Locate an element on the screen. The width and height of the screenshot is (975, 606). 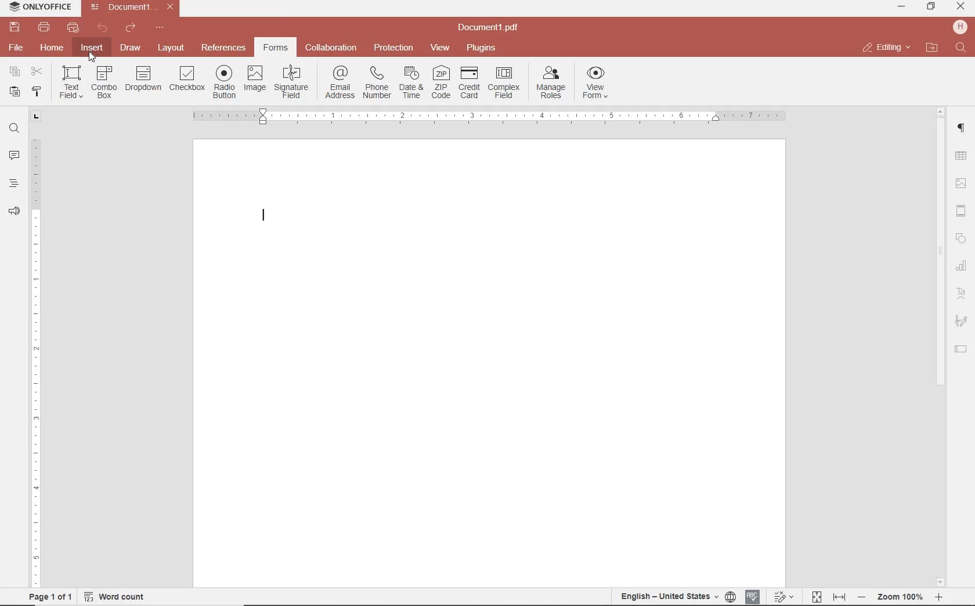
file name is located at coordinates (492, 28).